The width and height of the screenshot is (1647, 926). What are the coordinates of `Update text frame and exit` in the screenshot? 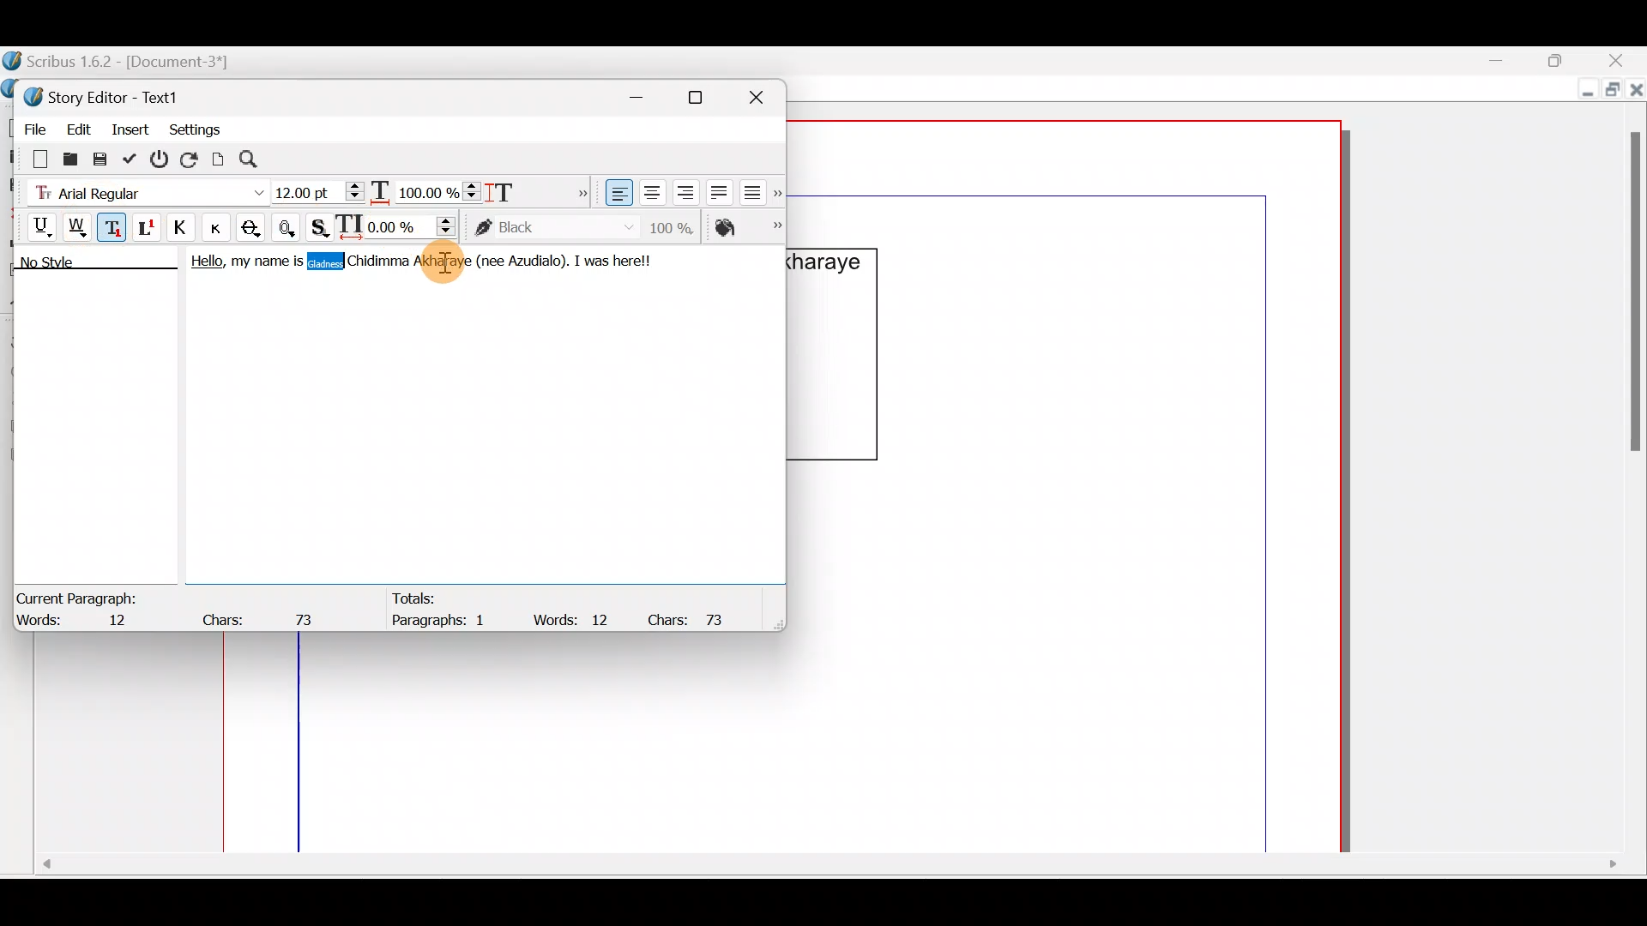 It's located at (133, 156).